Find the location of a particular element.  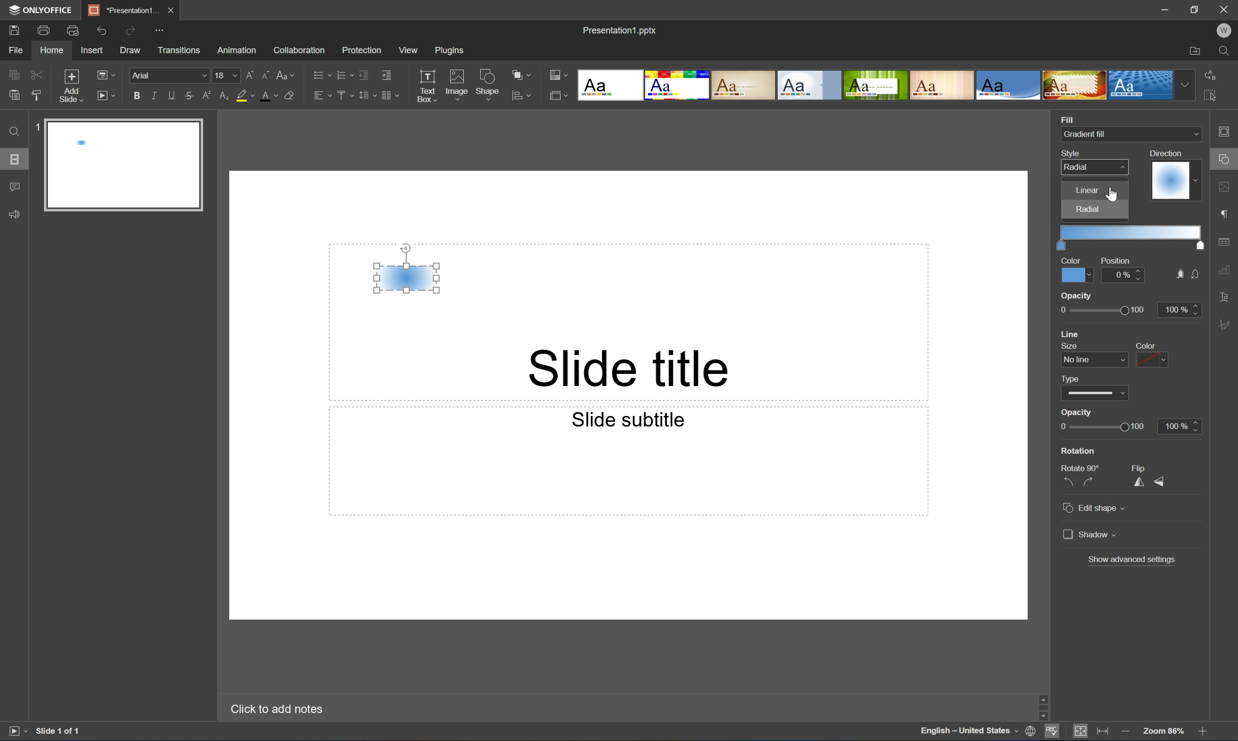

Bold is located at coordinates (137, 94).